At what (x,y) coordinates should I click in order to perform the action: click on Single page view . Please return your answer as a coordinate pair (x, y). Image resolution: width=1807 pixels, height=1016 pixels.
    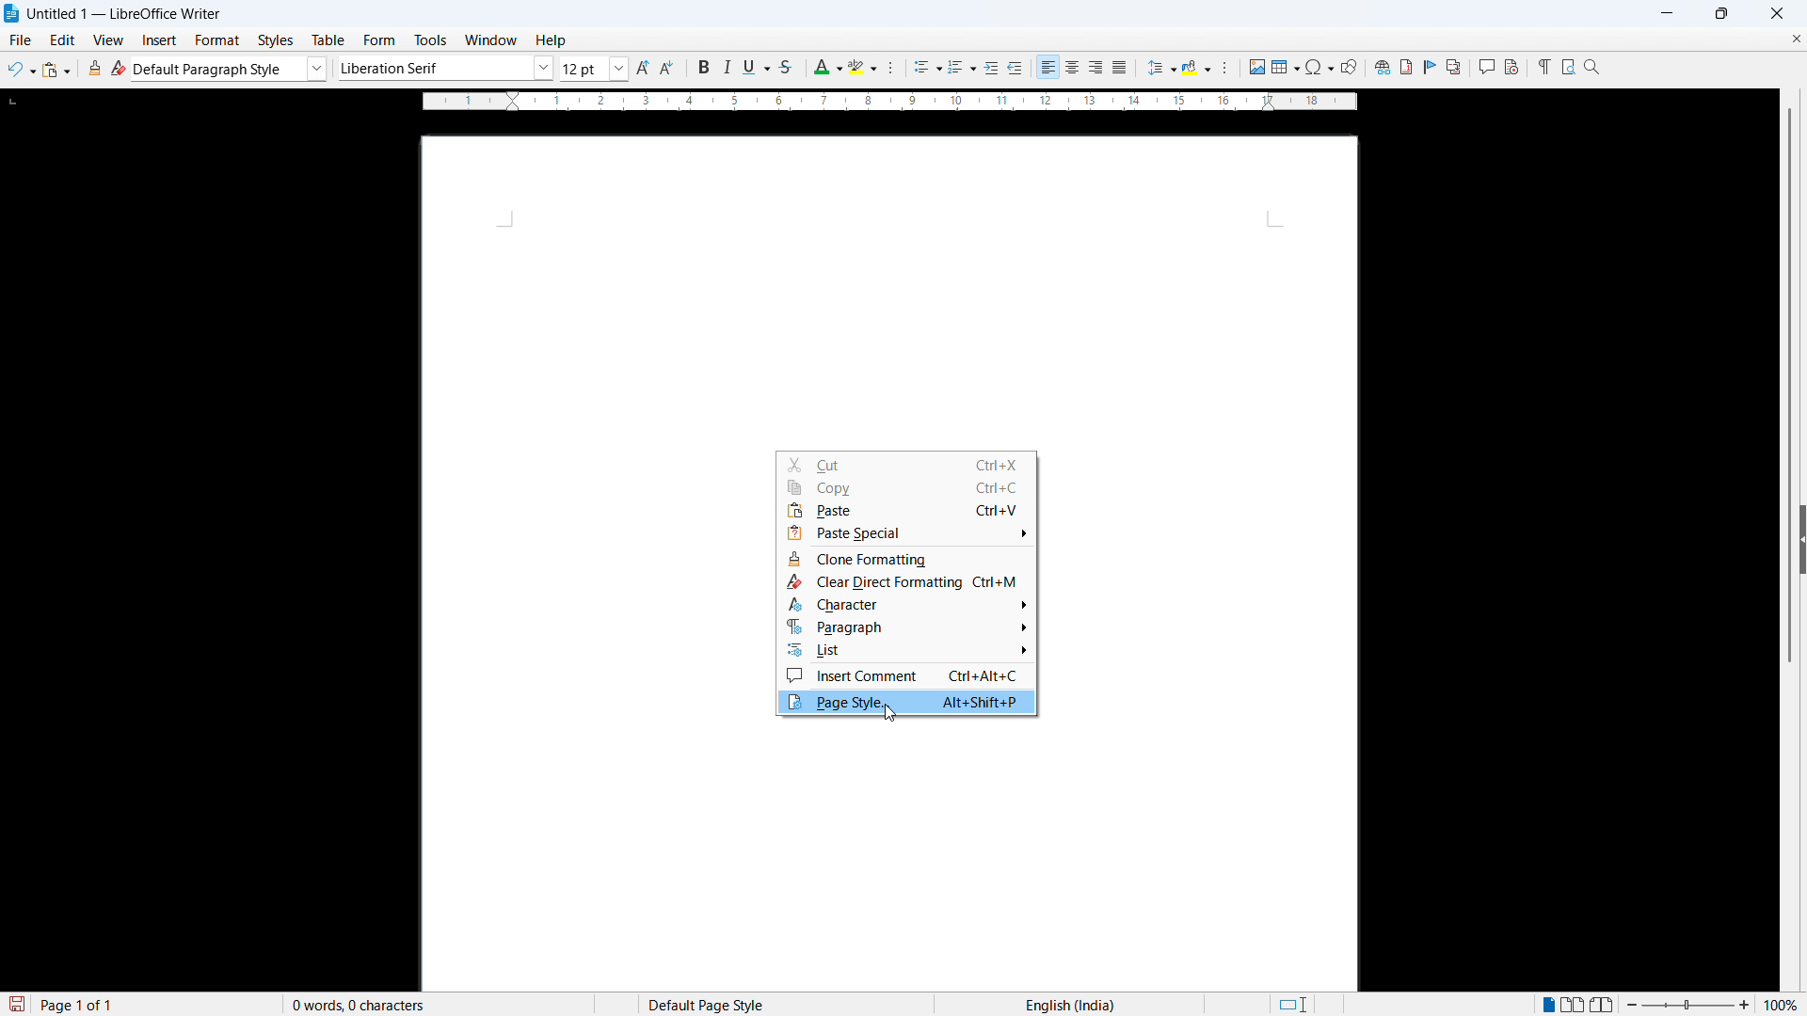
    Looking at the image, I should click on (1550, 1003).